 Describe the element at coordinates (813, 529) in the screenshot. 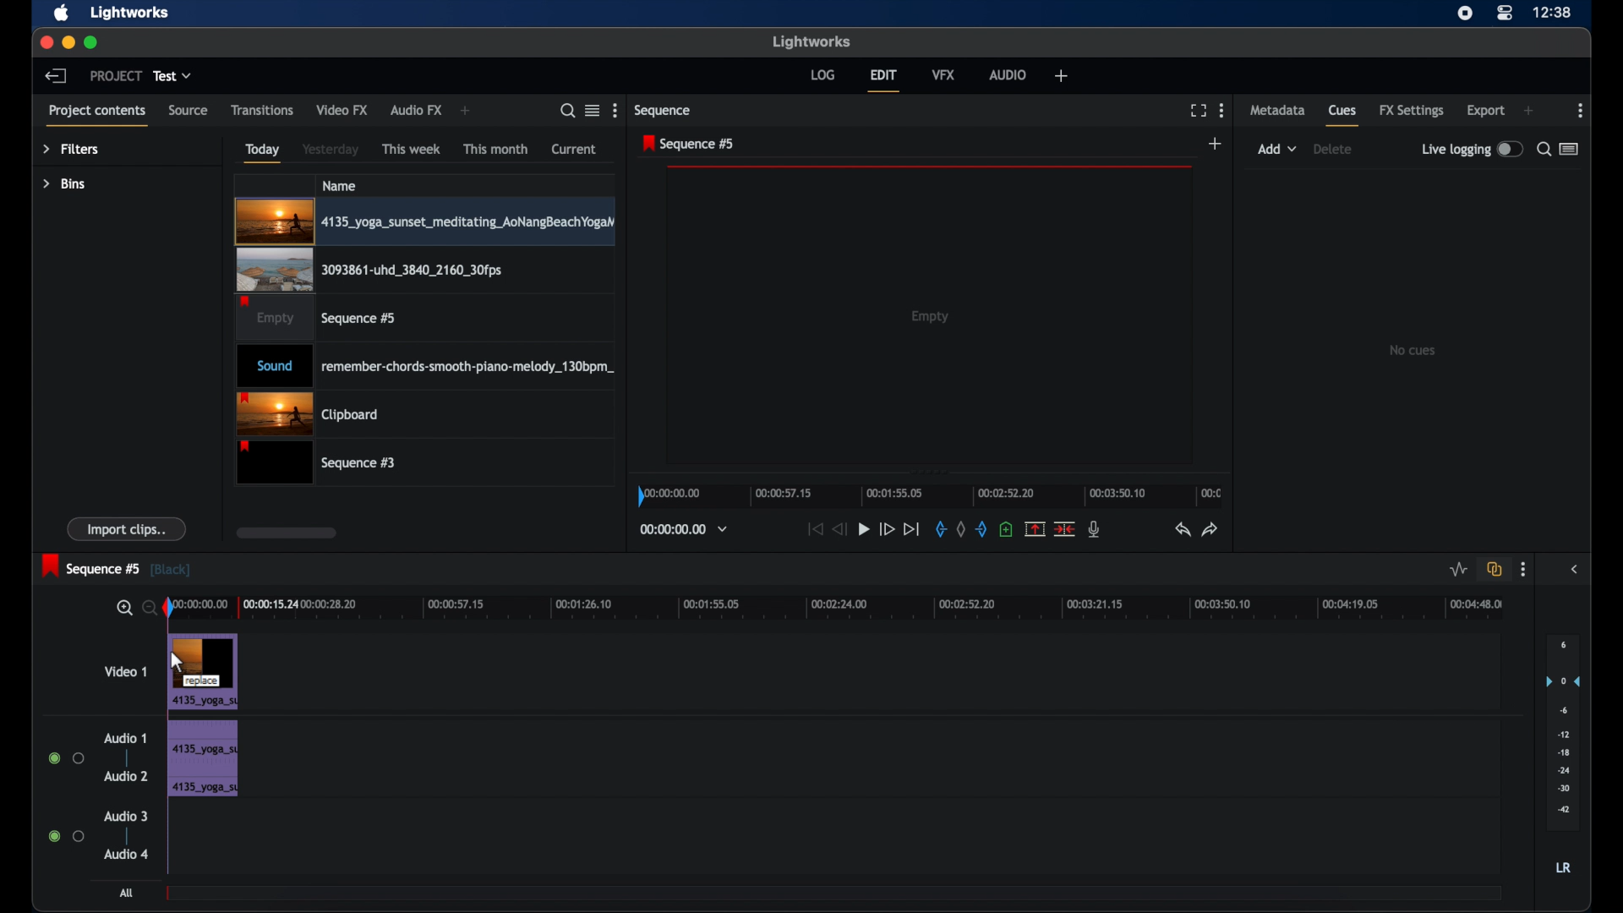

I see `jump to  start` at that location.